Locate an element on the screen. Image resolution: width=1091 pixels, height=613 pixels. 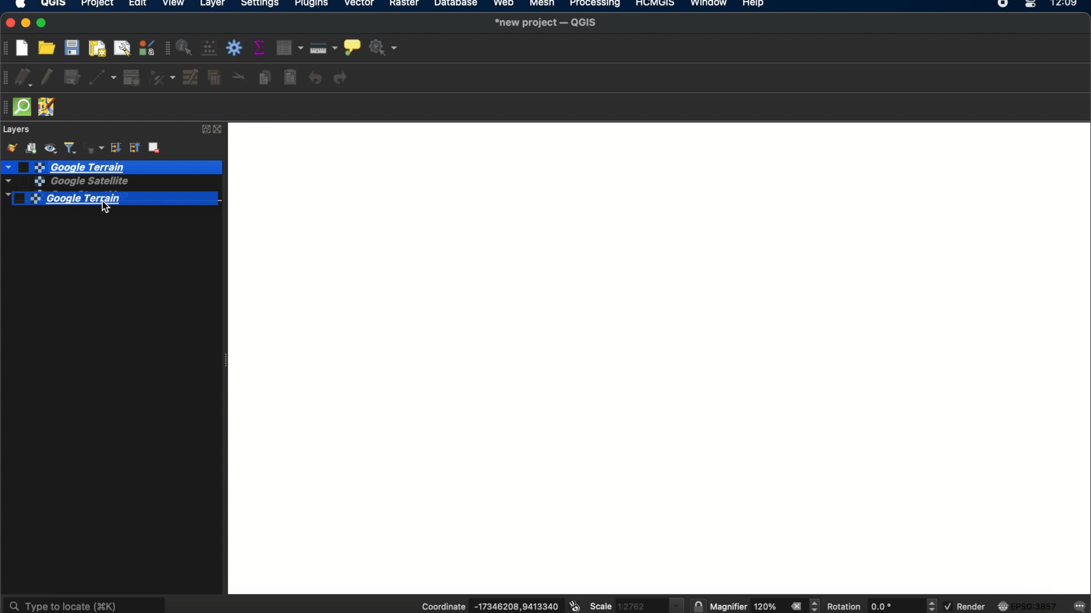
toolbox is located at coordinates (236, 48).